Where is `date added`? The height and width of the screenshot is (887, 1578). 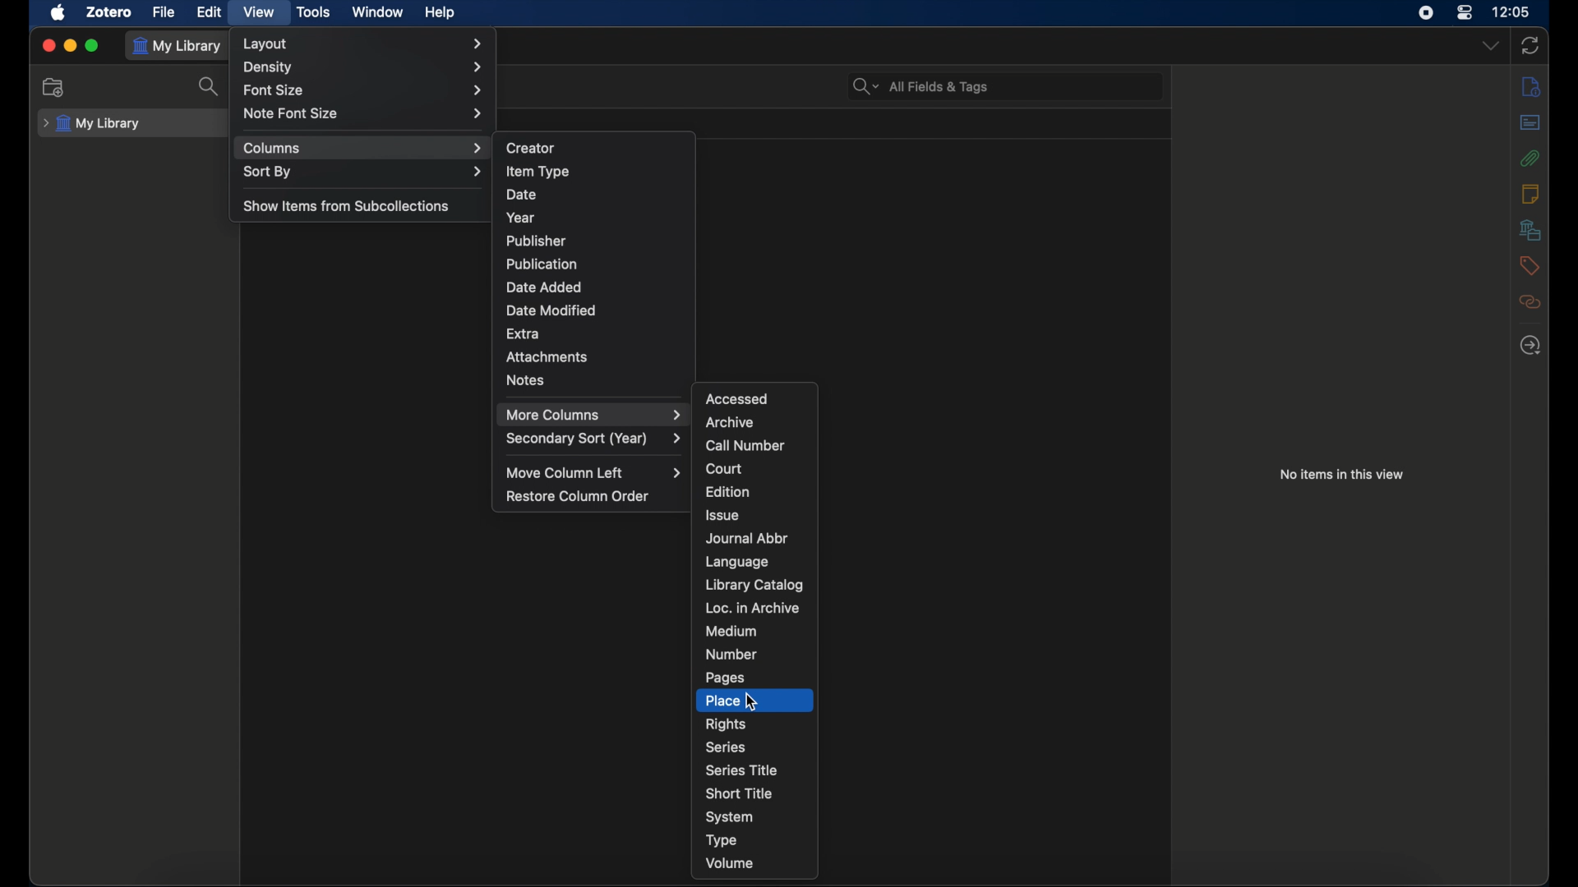
date added is located at coordinates (543, 287).